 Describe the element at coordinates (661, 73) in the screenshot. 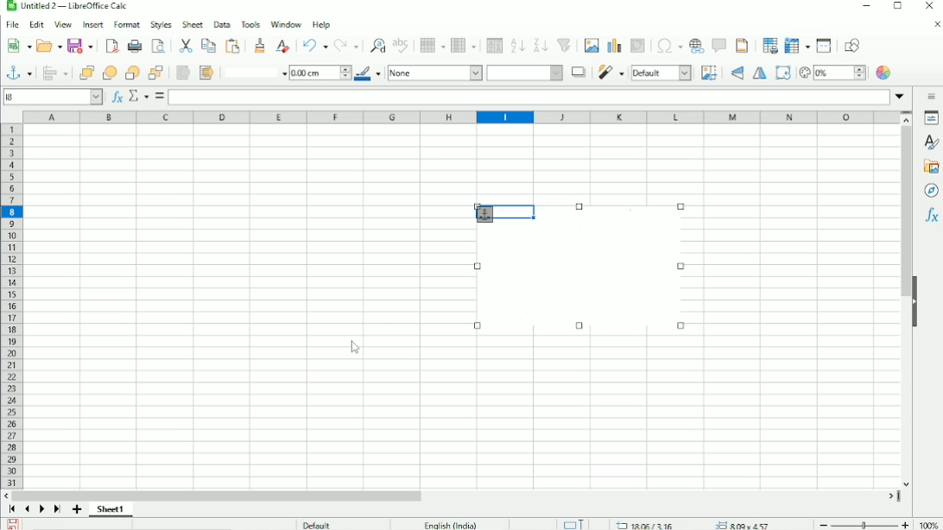

I see `Default` at that location.